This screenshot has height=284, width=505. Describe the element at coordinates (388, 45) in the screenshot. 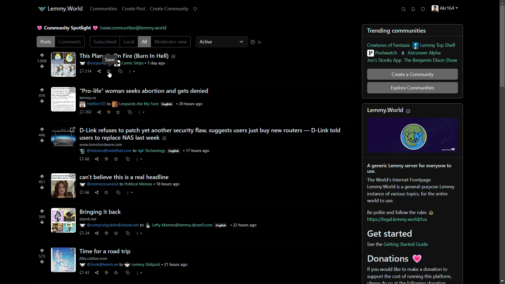

I see `creature of fantasia` at that location.